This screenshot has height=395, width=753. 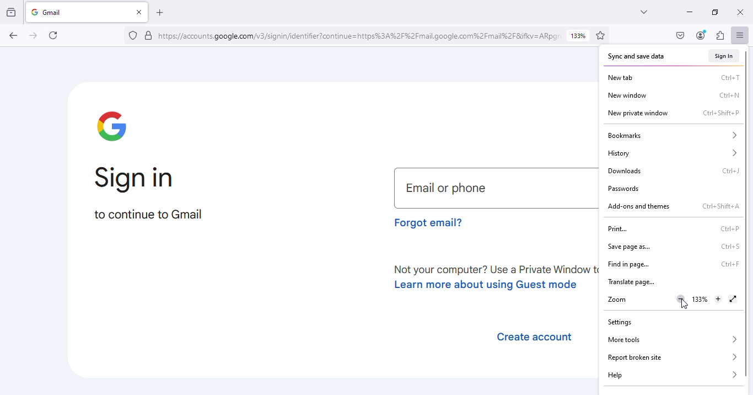 I want to click on sign in, so click(x=724, y=56).